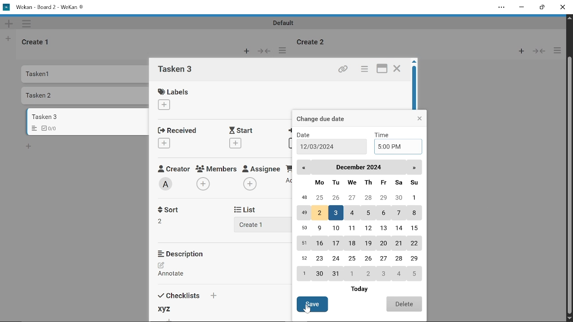 This screenshot has height=322, width=573. What do you see at coordinates (45, 7) in the screenshot?
I see `Wekan - Board 2 -WeKan` at bounding box center [45, 7].